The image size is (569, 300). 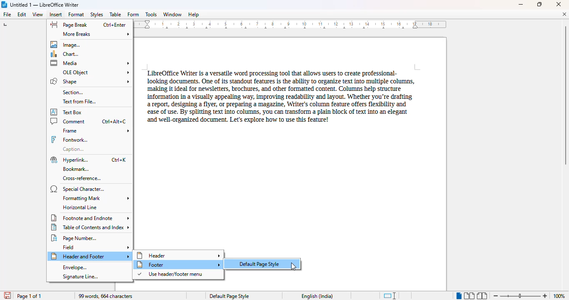 I want to click on LibreOffice logo, so click(x=5, y=4).